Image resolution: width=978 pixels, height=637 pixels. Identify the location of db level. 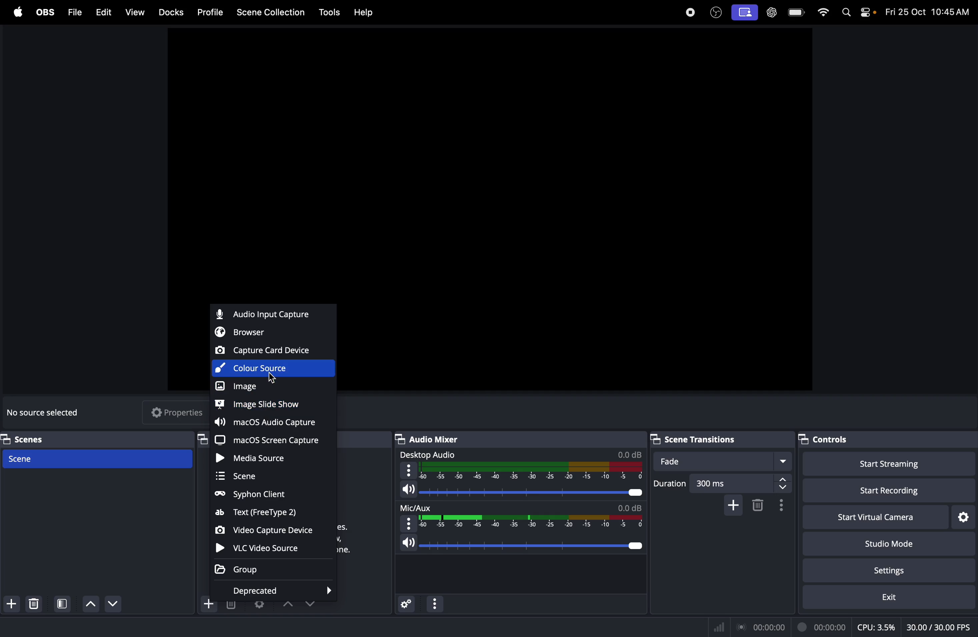
(628, 508).